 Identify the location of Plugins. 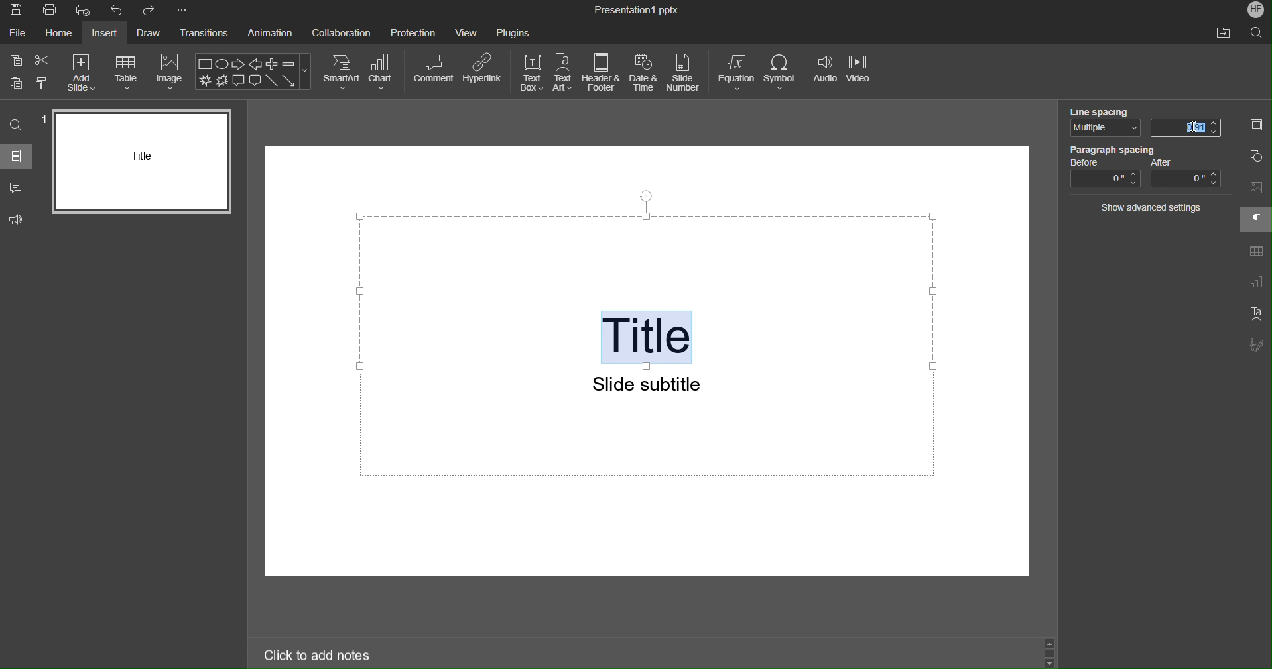
(513, 33).